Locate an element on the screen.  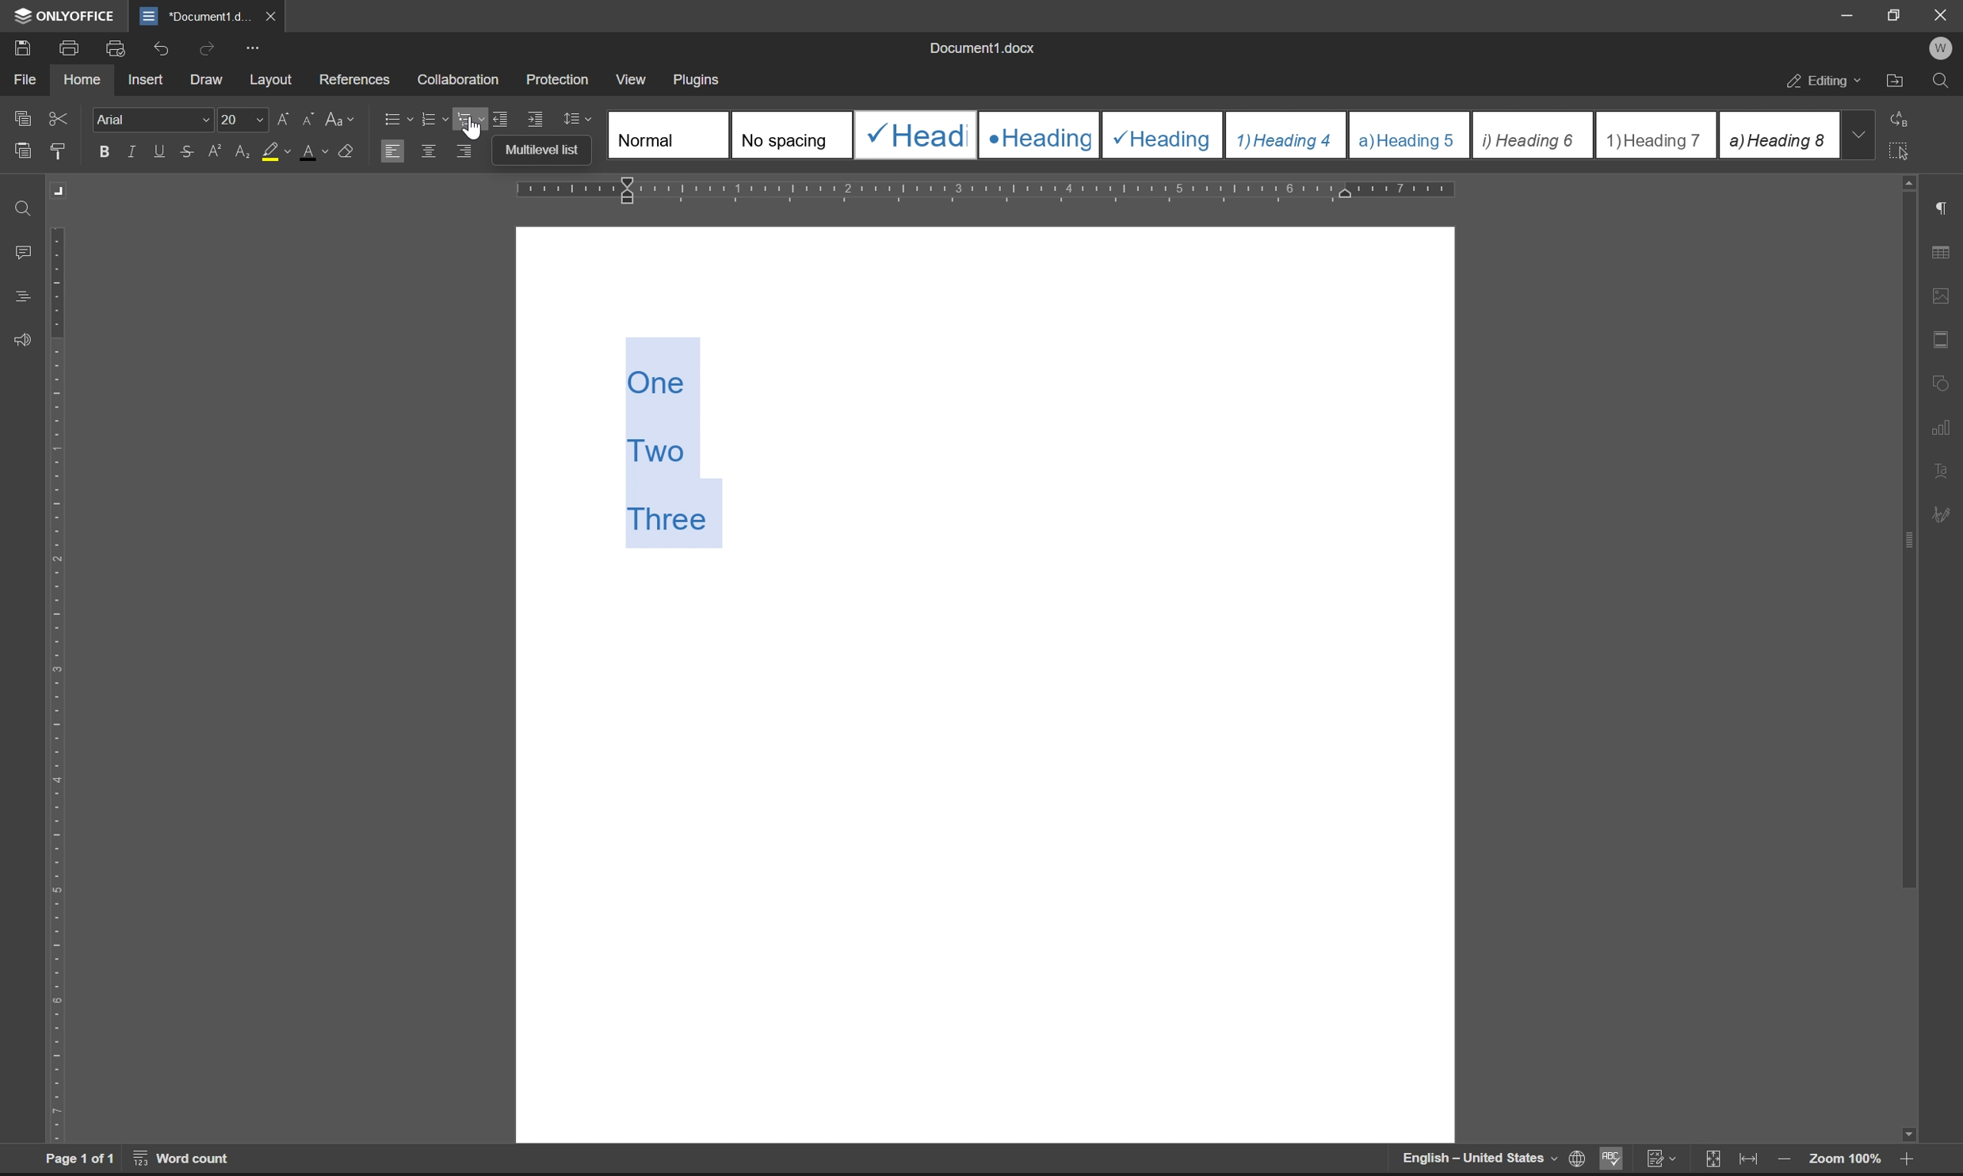
increment font case is located at coordinates (281, 116).